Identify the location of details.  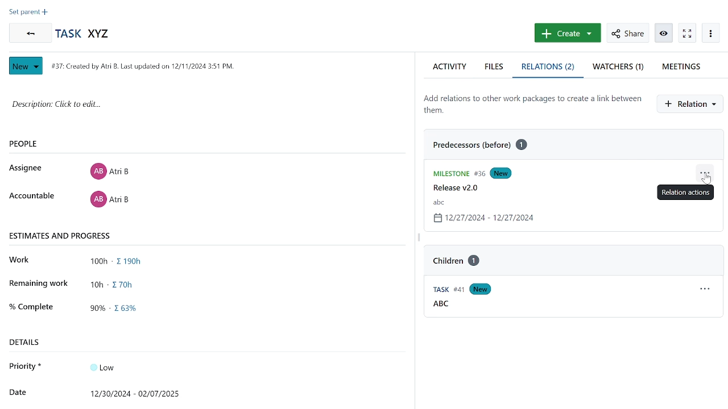
(29, 342).